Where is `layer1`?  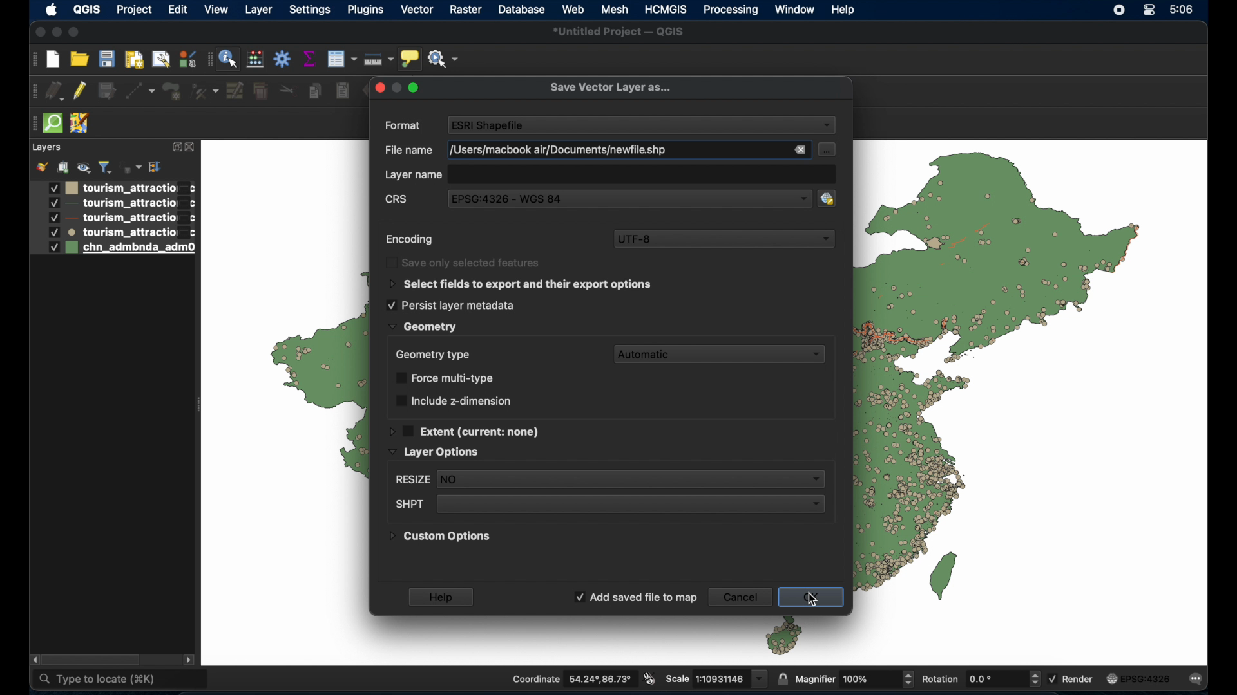
layer1 is located at coordinates (113, 188).